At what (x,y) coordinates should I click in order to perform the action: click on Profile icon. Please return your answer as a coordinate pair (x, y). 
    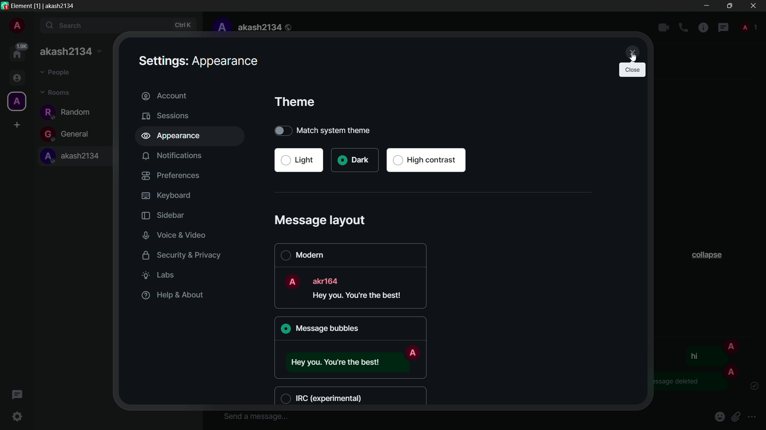
    Looking at the image, I should click on (413, 353).